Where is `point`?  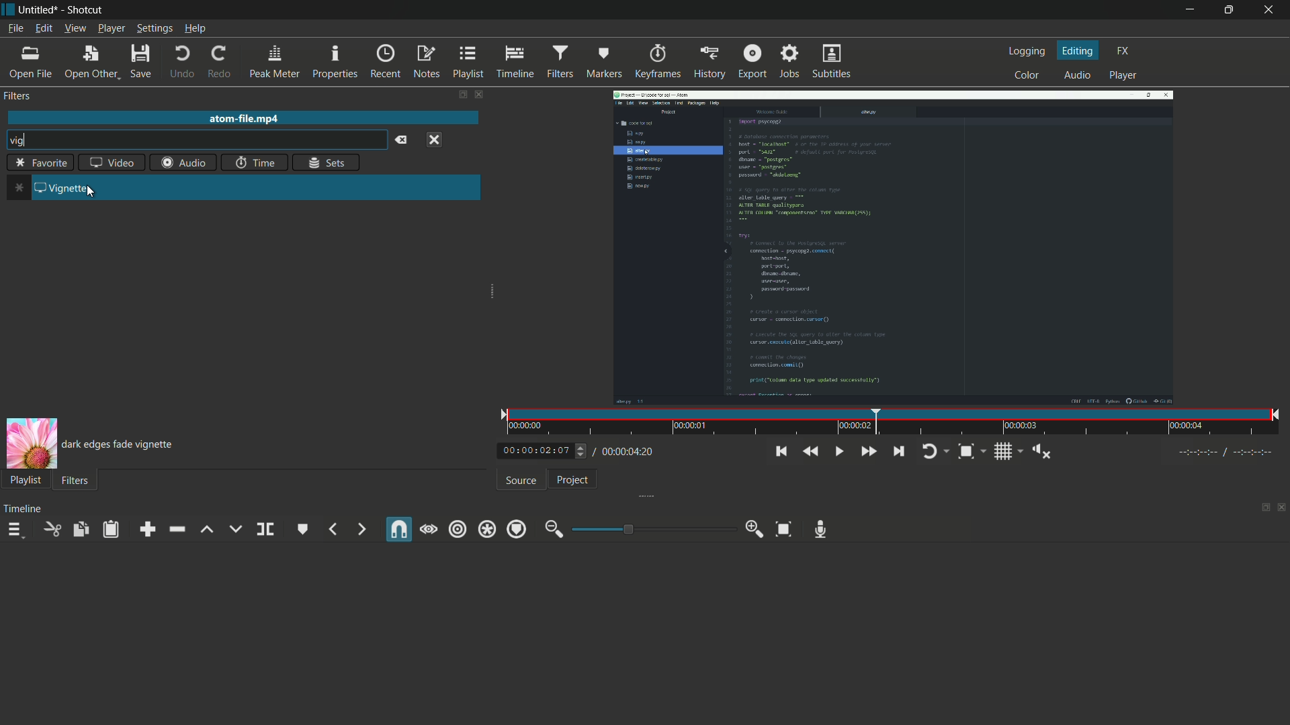 point is located at coordinates (19, 189).